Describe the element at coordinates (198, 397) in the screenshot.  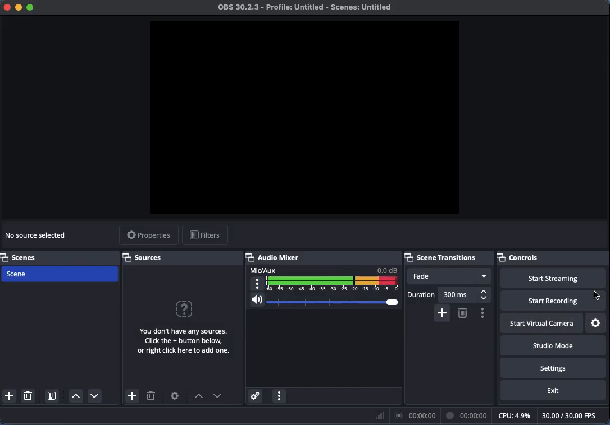
I see `Move up` at that location.